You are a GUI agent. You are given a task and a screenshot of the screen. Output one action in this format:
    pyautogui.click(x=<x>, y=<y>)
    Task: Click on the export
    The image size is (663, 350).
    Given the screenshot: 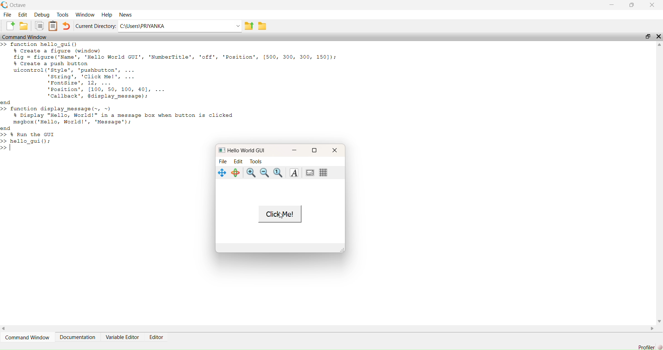 What is the action you would take?
    pyautogui.click(x=249, y=28)
    